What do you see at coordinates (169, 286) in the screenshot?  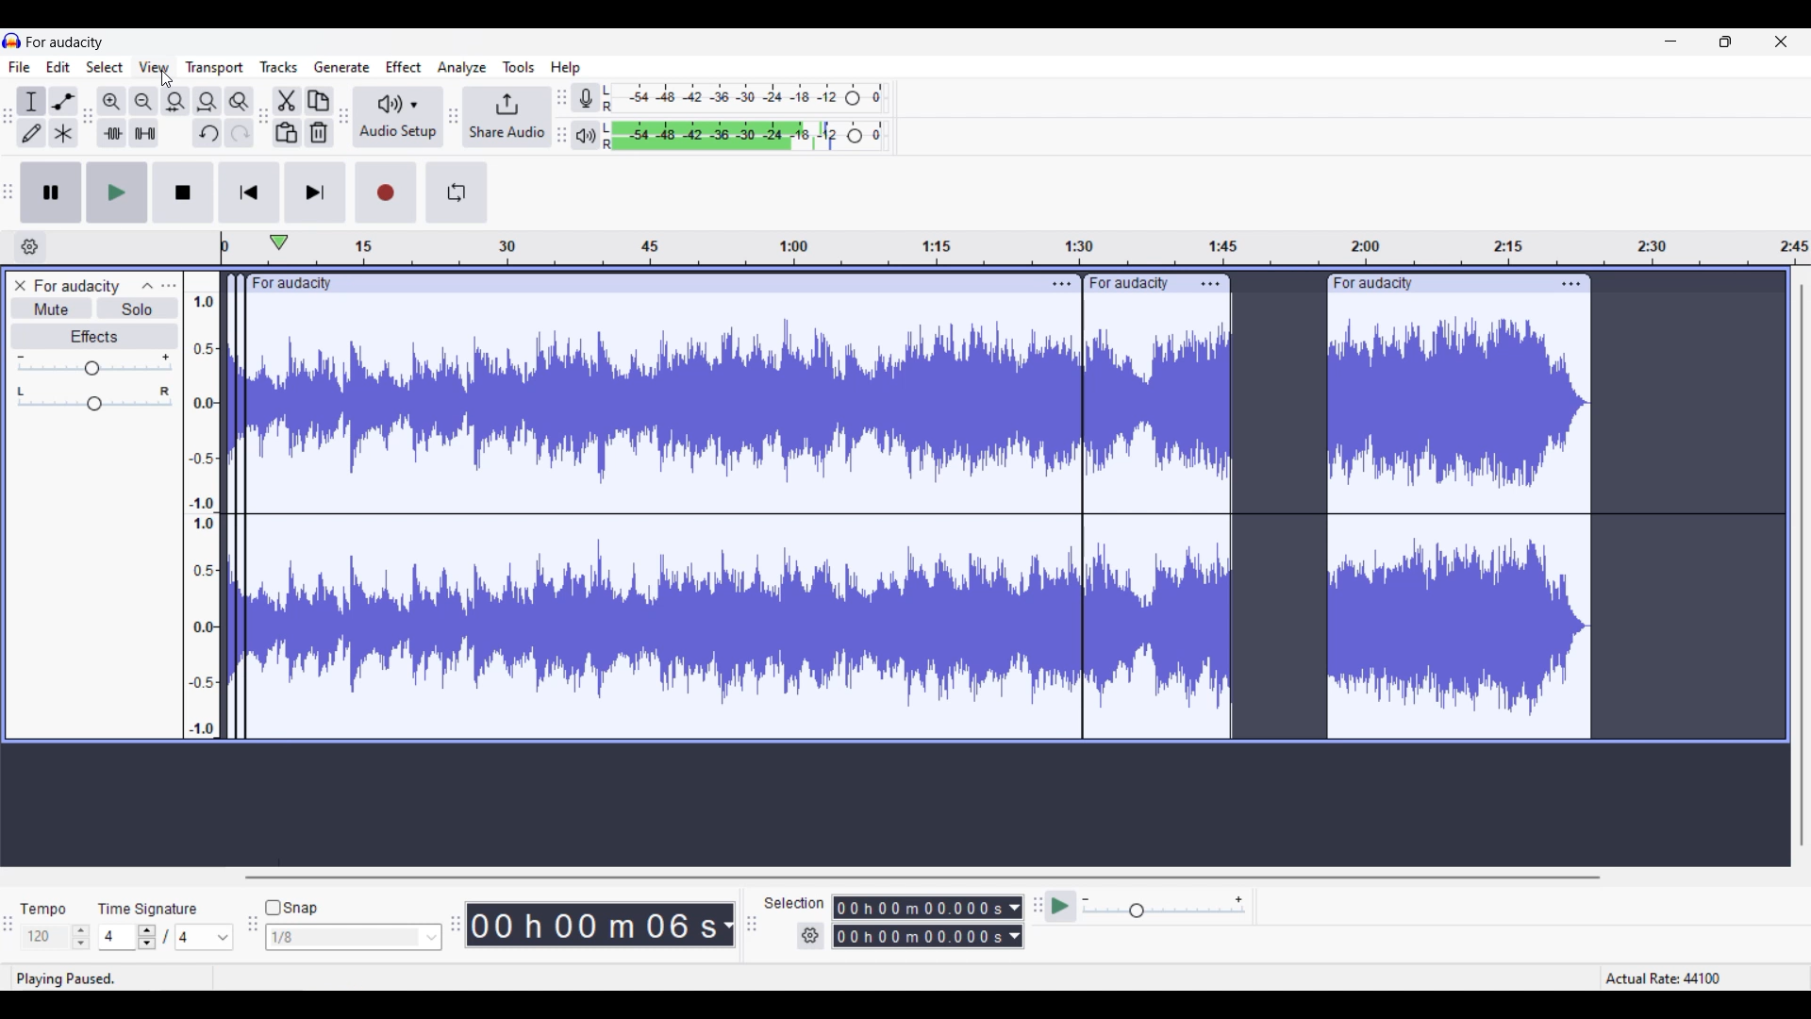 I see `Open menu` at bounding box center [169, 286].